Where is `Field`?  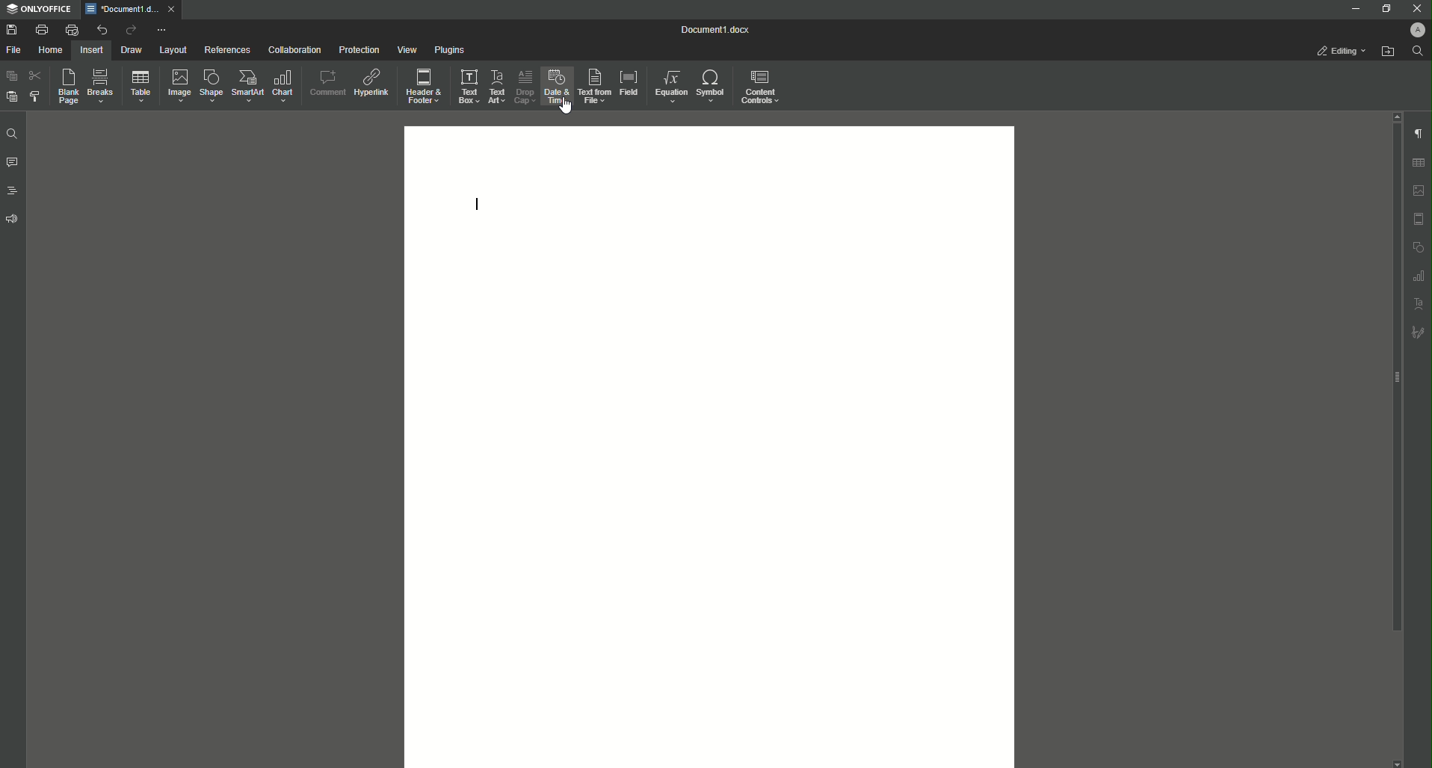
Field is located at coordinates (629, 83).